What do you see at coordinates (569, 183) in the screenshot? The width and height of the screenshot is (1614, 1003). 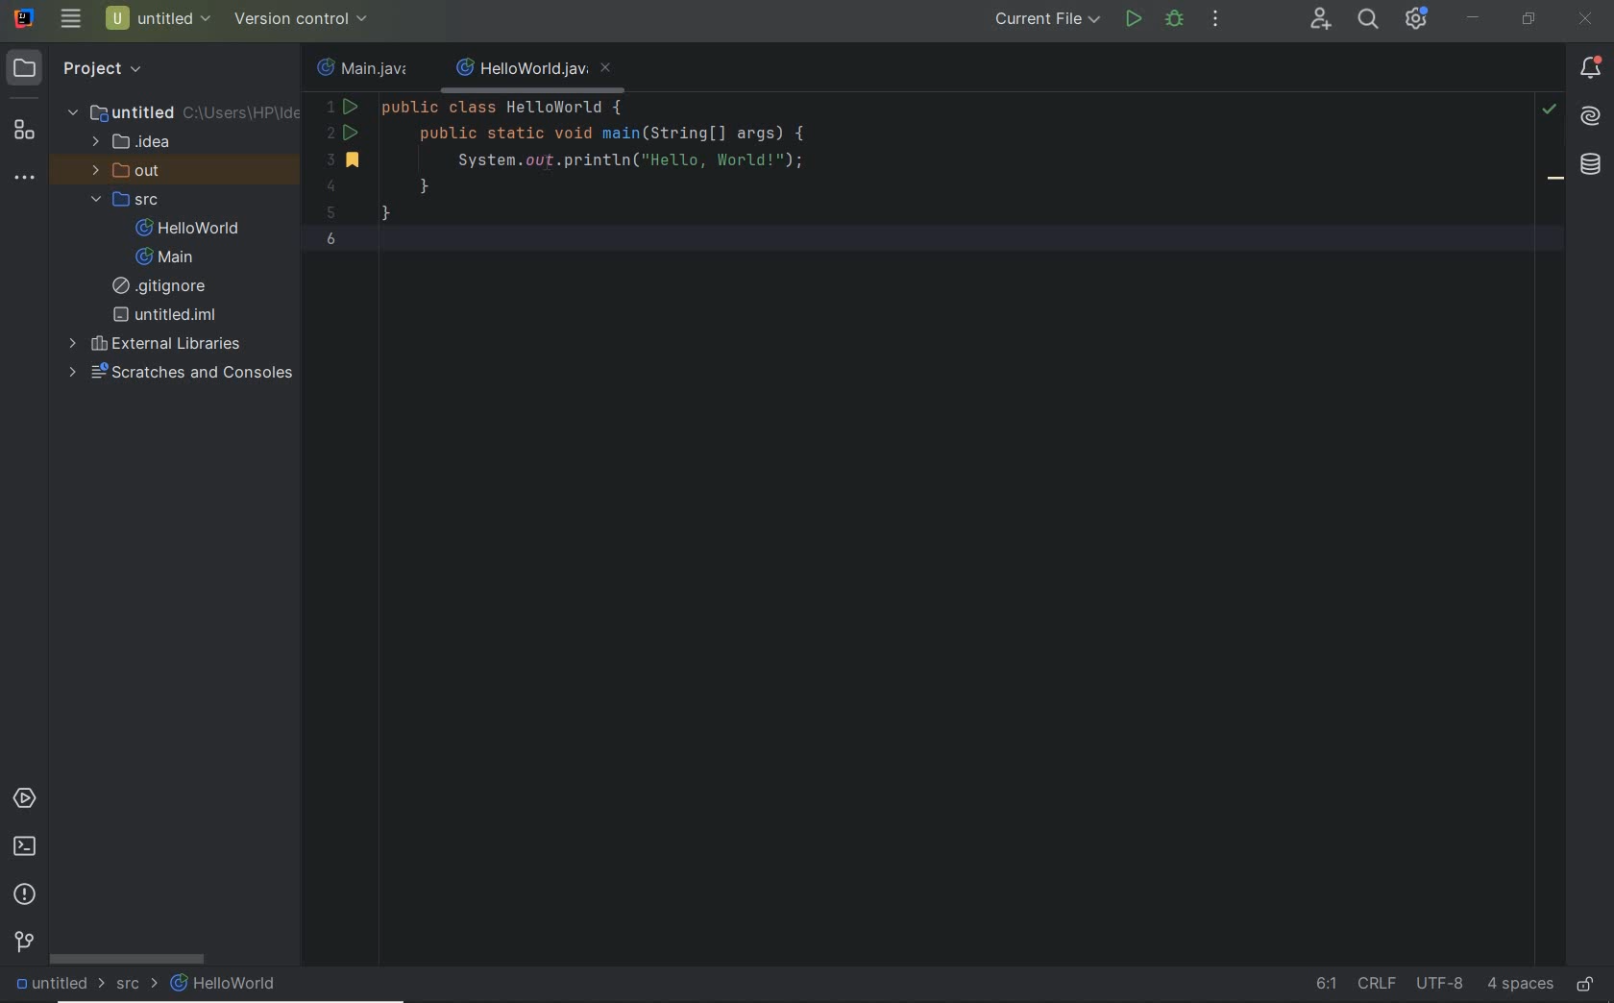 I see `This java code defines a class HelloWorld with a main method. The main method prints the text "Hello,World!" to the console.` at bounding box center [569, 183].